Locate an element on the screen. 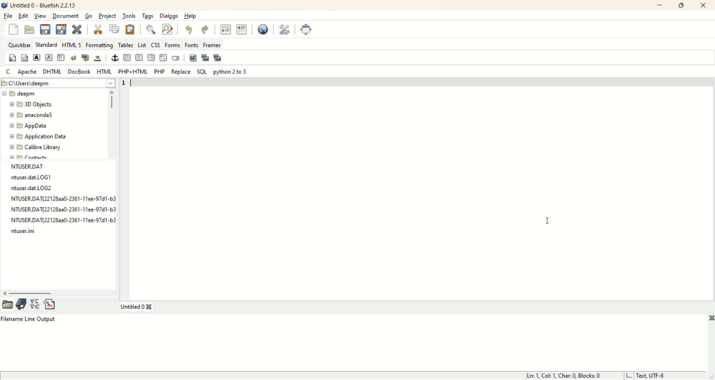  output is located at coordinates (47, 319).